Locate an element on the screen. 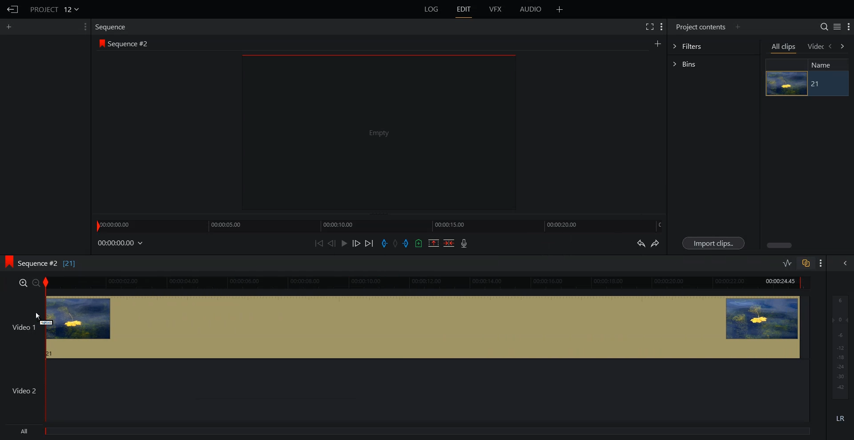  Toggle Audio editing is located at coordinates (788, 263).